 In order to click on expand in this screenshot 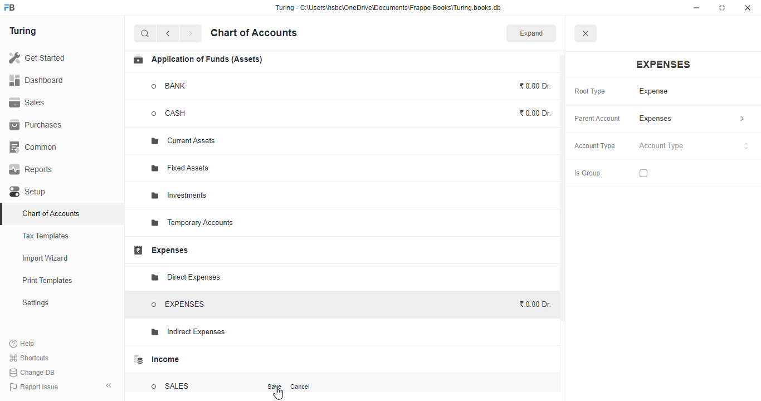, I will do `click(531, 33)`.